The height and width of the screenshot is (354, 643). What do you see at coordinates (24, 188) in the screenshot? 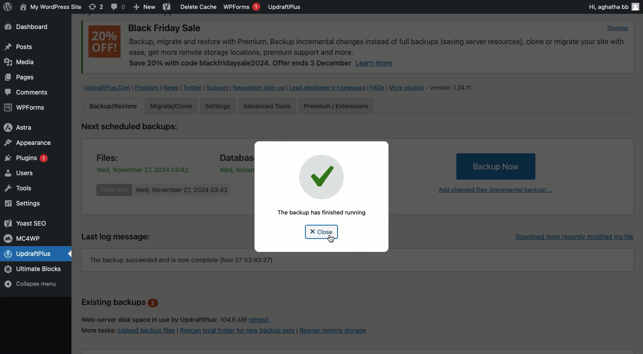
I see `Tools` at bounding box center [24, 188].